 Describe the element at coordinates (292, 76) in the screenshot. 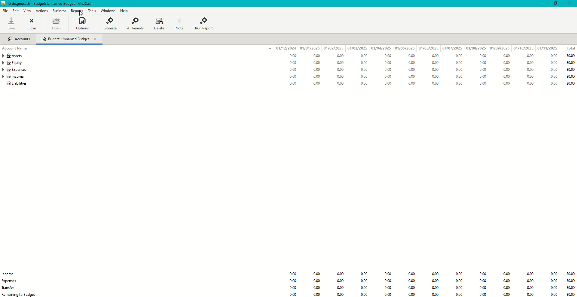

I see `0.00` at that location.